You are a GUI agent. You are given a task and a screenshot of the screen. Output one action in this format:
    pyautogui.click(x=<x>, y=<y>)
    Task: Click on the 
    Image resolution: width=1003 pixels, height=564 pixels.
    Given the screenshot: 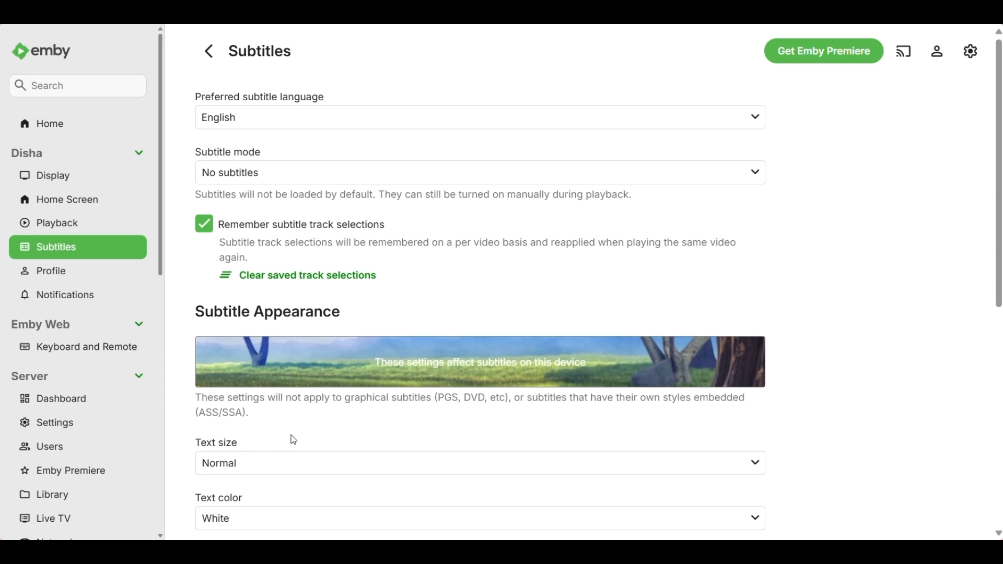 What is the action you would take?
    pyautogui.click(x=821, y=50)
    